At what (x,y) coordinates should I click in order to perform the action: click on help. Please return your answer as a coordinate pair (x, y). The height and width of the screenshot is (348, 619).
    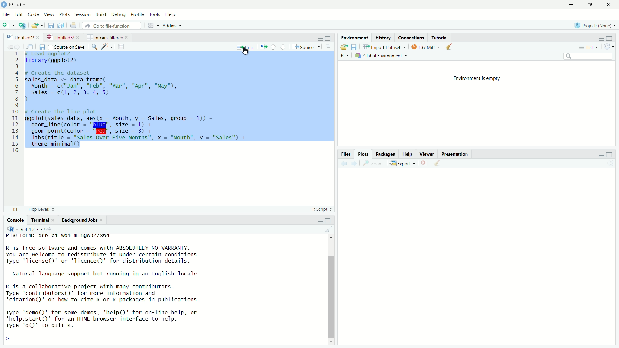
    Looking at the image, I should click on (172, 15).